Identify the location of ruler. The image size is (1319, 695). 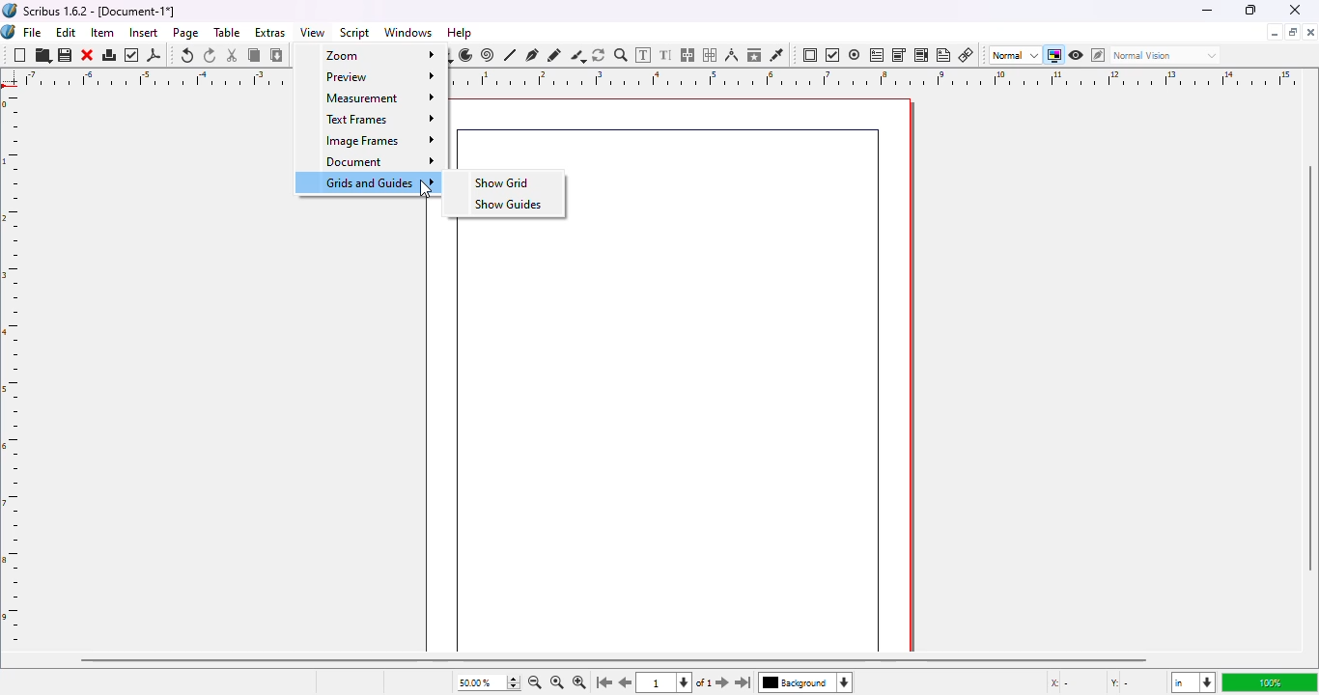
(14, 369).